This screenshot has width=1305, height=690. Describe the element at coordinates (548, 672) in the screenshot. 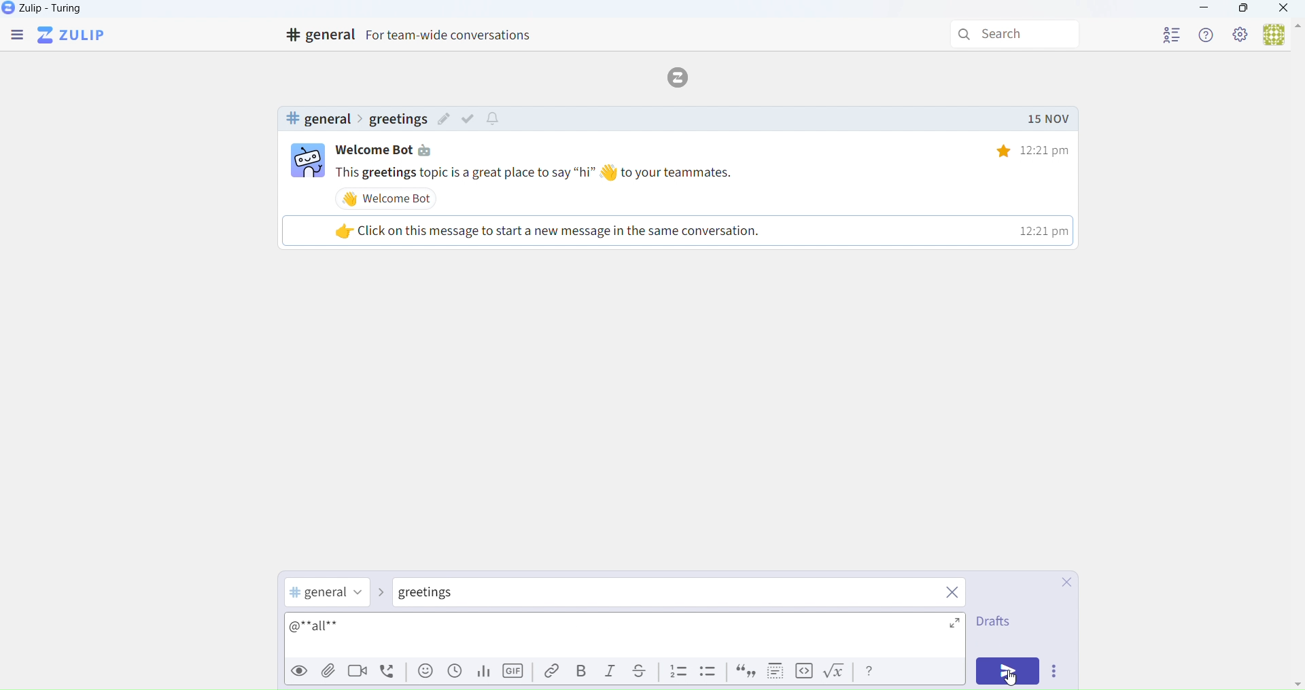

I see `Links` at that location.